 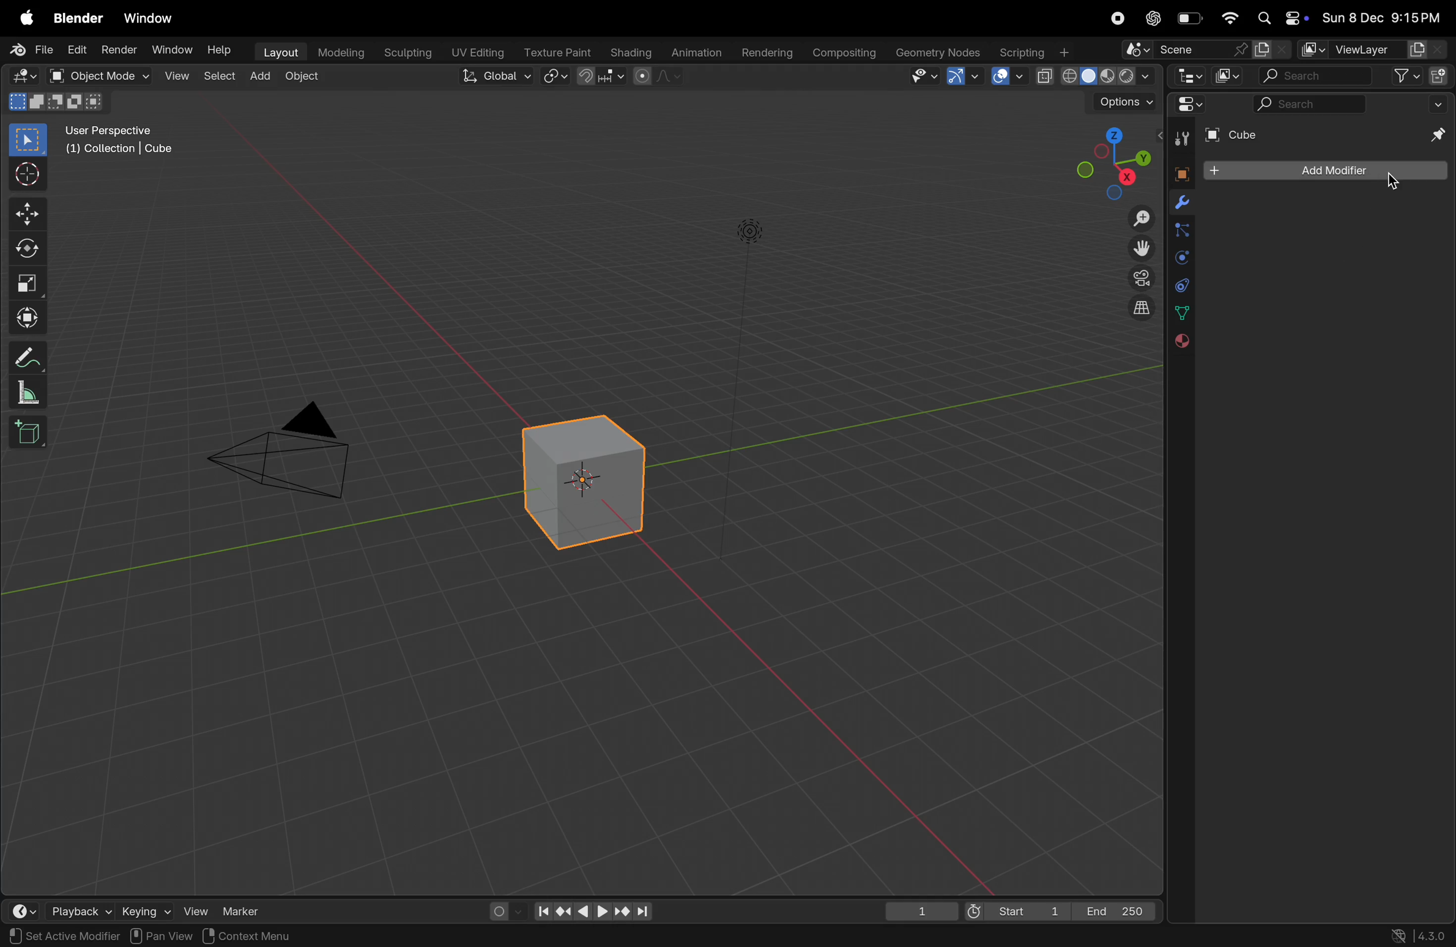 I want to click on editor type, so click(x=1186, y=76).